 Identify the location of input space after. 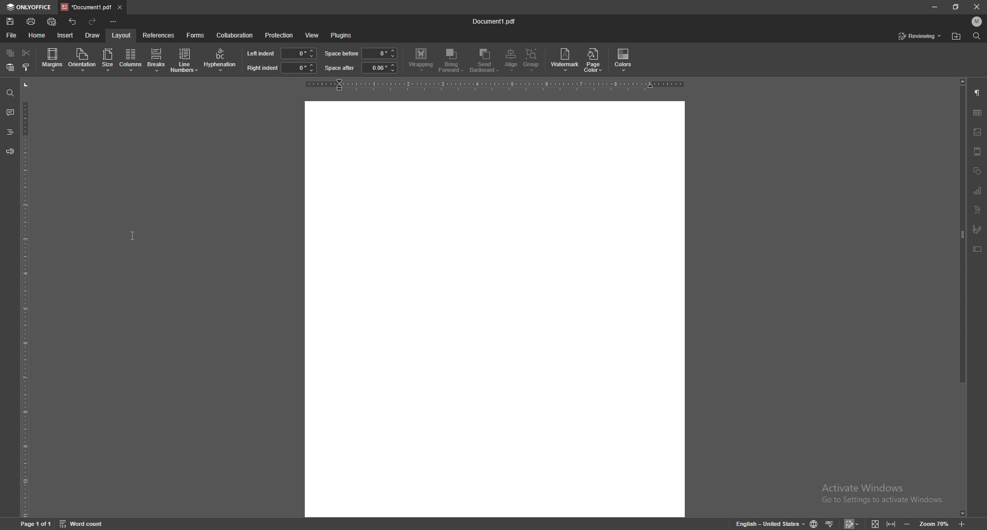
(379, 68).